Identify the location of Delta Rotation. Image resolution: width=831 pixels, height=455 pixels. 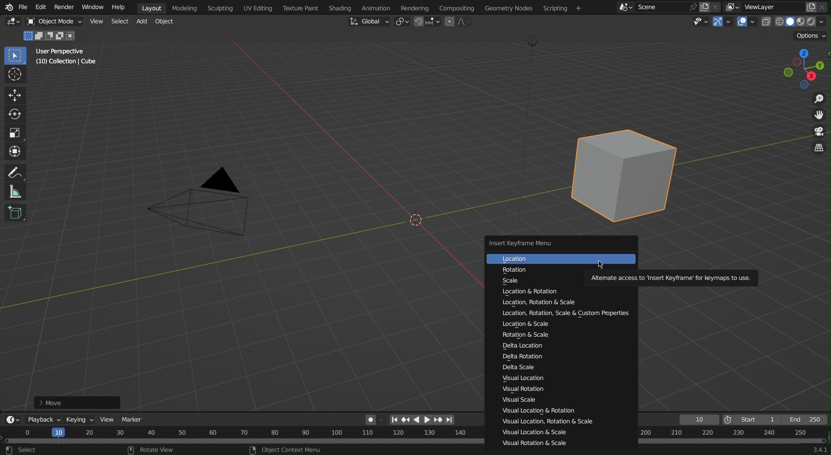
(527, 358).